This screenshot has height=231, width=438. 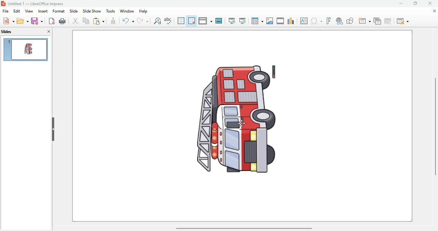 What do you see at coordinates (98, 21) in the screenshot?
I see `paste` at bounding box center [98, 21].